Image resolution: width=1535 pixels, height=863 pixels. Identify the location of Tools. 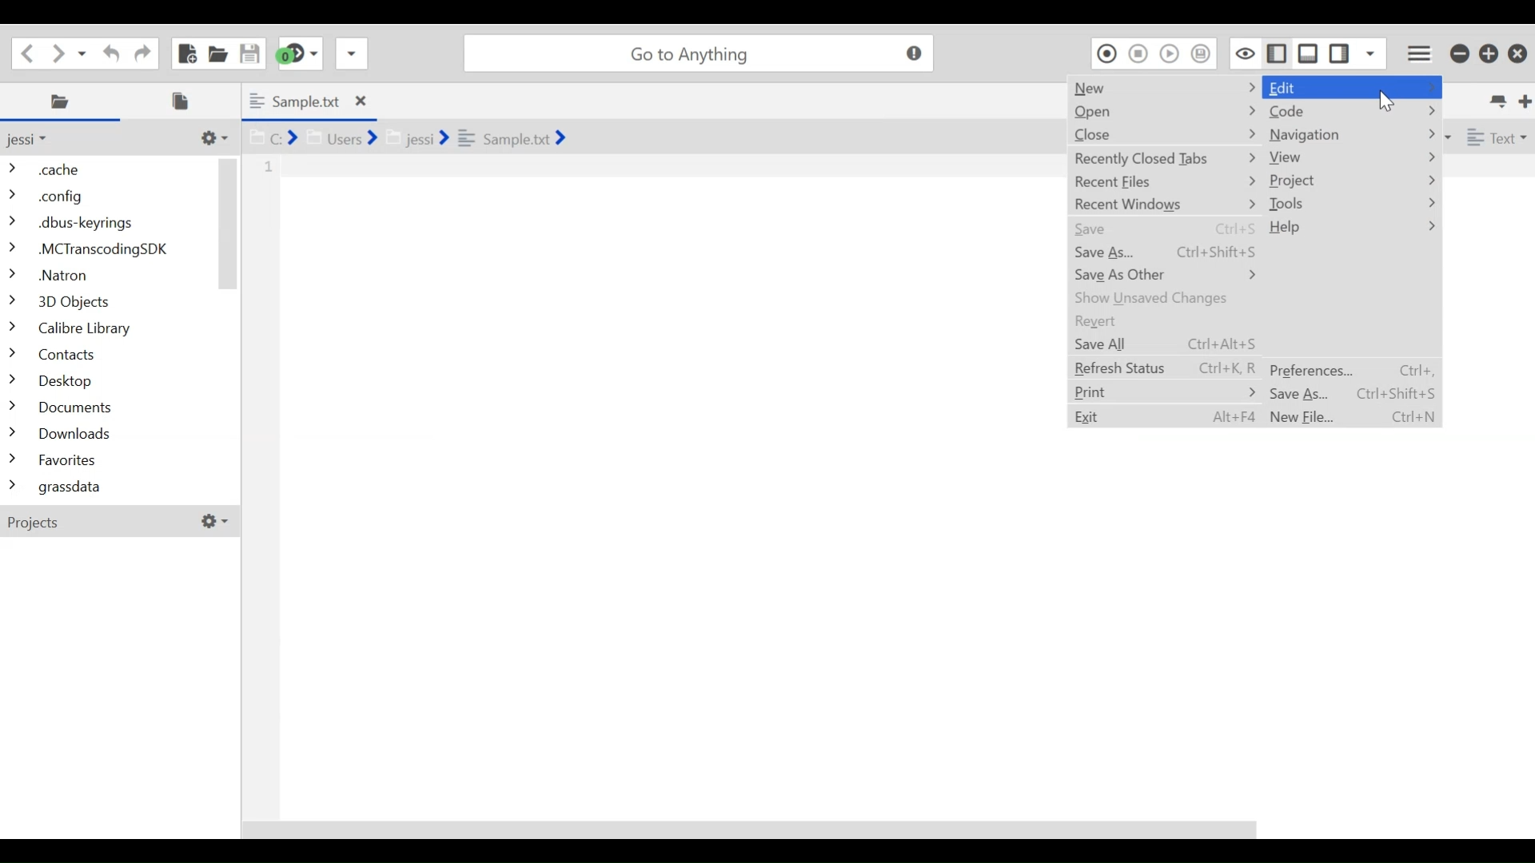
(1351, 205).